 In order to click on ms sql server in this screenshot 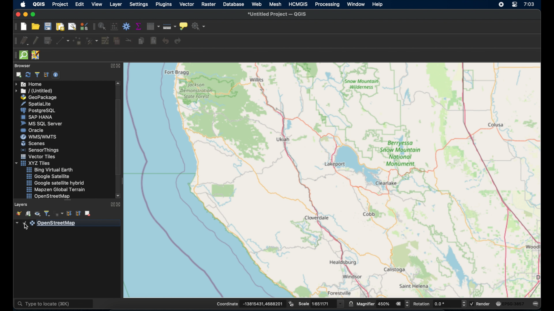, I will do `click(41, 123)`.